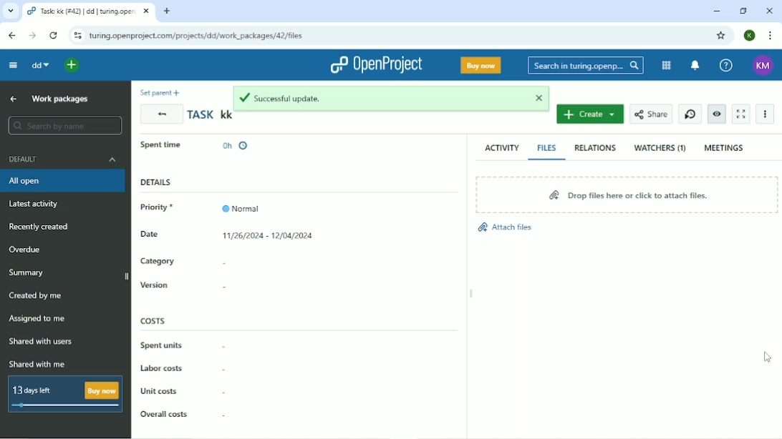 The width and height of the screenshot is (782, 439). I want to click on Close, so click(771, 11).